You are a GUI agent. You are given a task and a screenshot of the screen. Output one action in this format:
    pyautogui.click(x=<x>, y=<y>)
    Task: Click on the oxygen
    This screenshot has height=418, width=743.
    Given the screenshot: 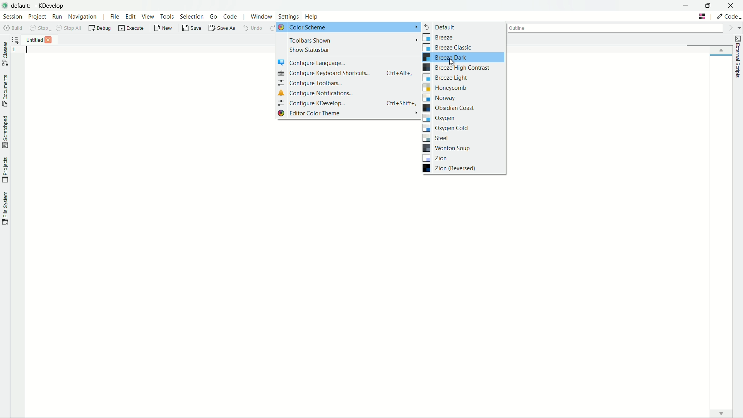 What is the action you would take?
    pyautogui.click(x=439, y=118)
    